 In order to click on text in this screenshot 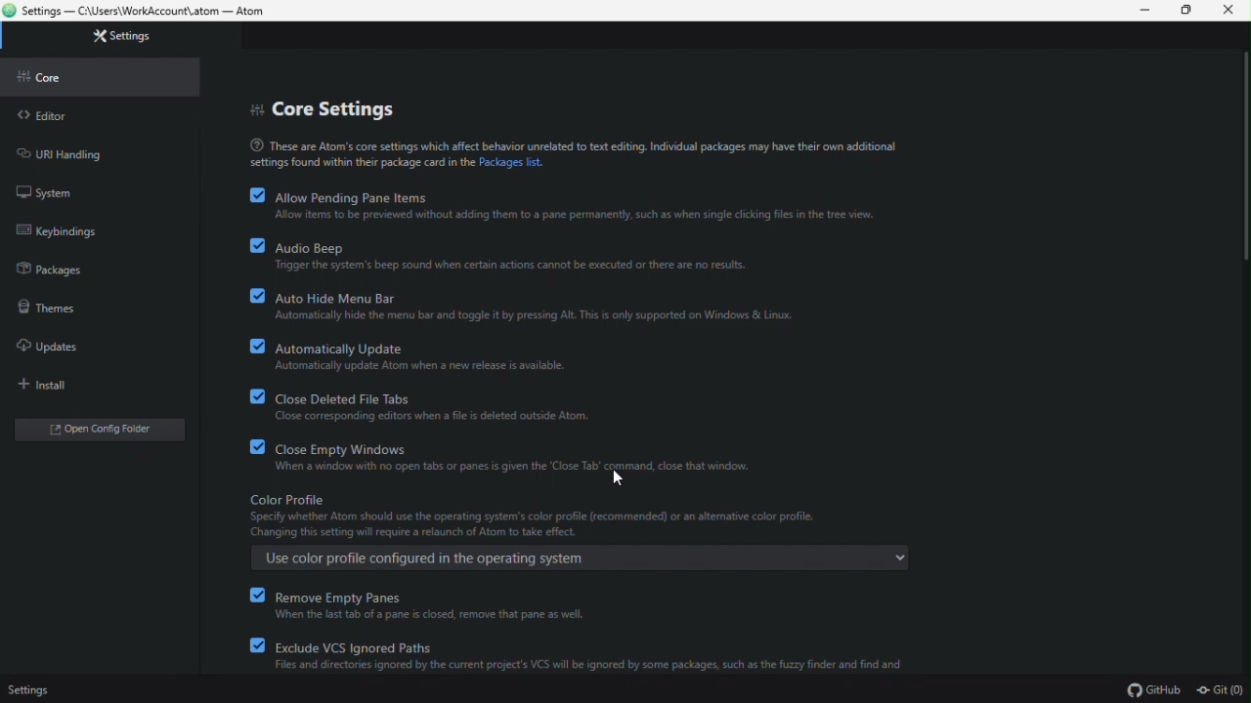, I will do `click(573, 151)`.